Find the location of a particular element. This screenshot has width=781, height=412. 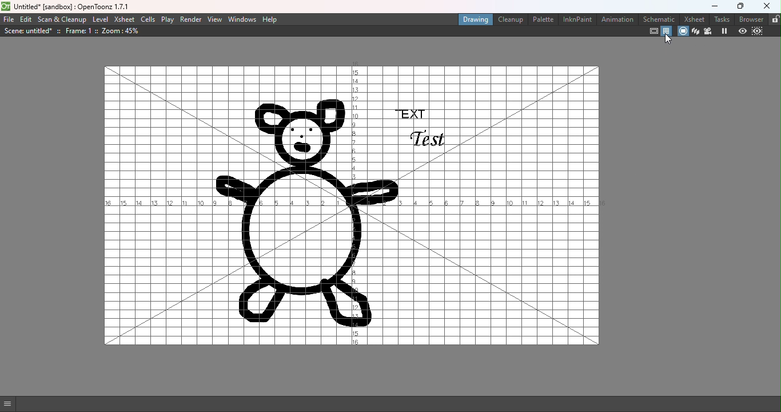

Maximize is located at coordinates (737, 7).